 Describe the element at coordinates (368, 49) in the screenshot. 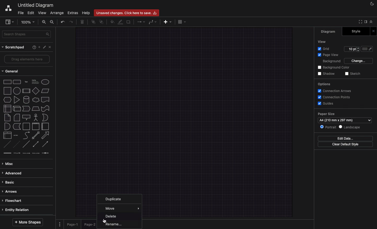

I see `Fill color` at that location.